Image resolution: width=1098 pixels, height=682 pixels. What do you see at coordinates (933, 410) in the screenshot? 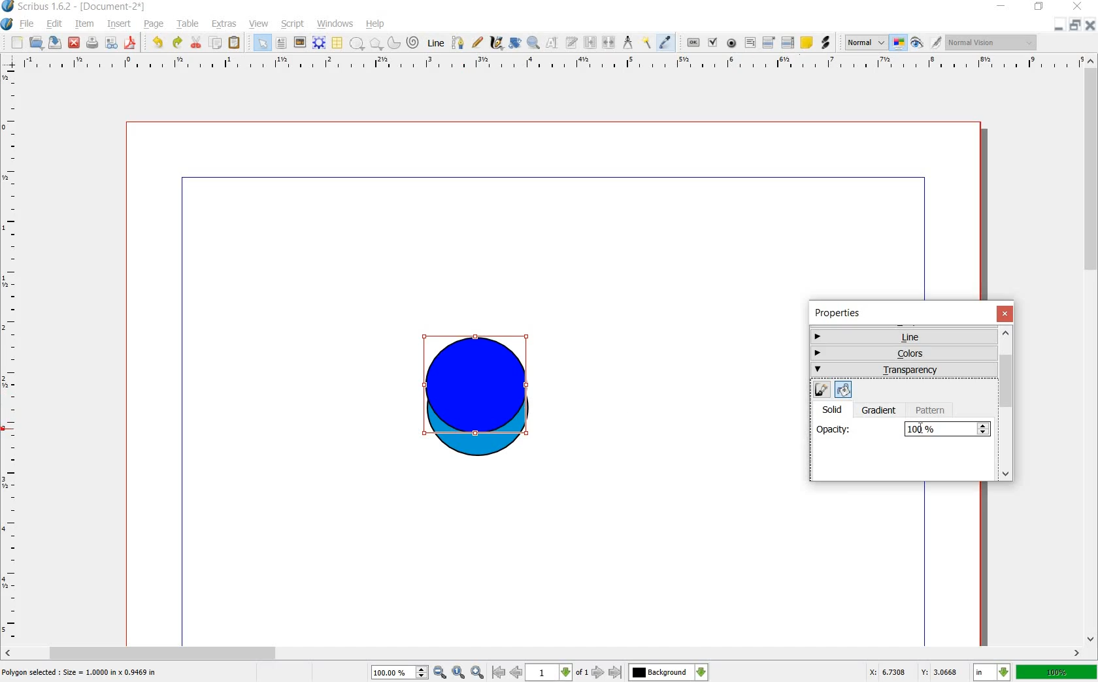
I see `pattern` at bounding box center [933, 410].